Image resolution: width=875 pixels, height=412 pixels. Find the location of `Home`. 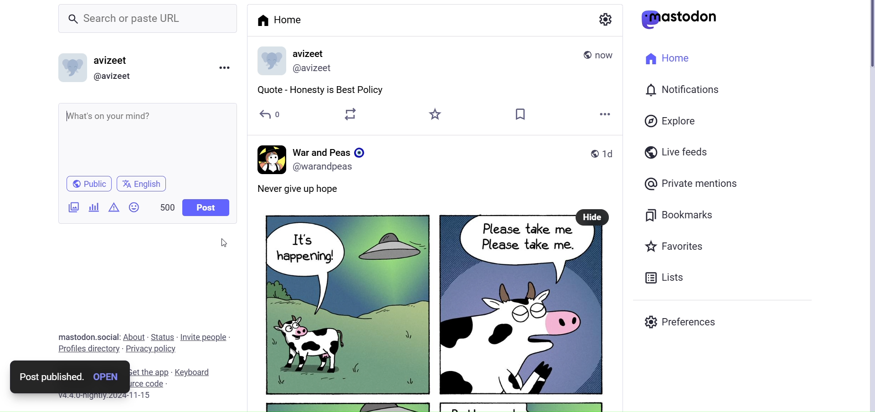

Home is located at coordinates (279, 23).